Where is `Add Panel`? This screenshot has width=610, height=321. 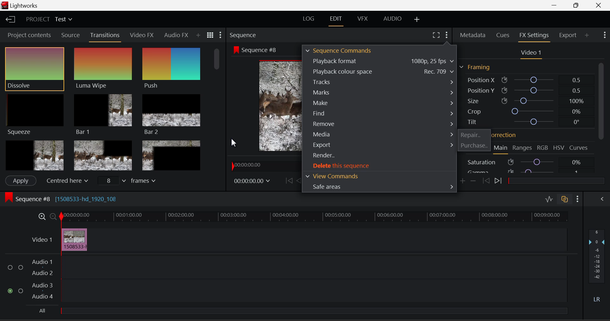
Add Panel is located at coordinates (587, 36).